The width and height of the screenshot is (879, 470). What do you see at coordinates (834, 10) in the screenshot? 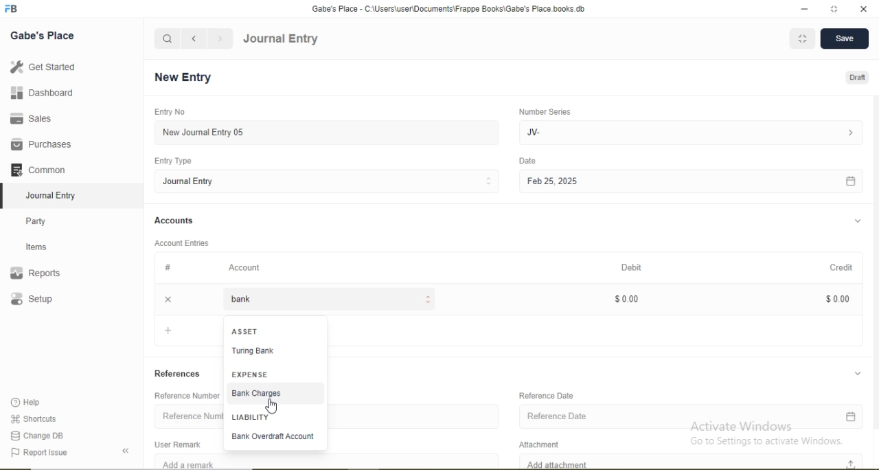
I see `resize` at bounding box center [834, 10].